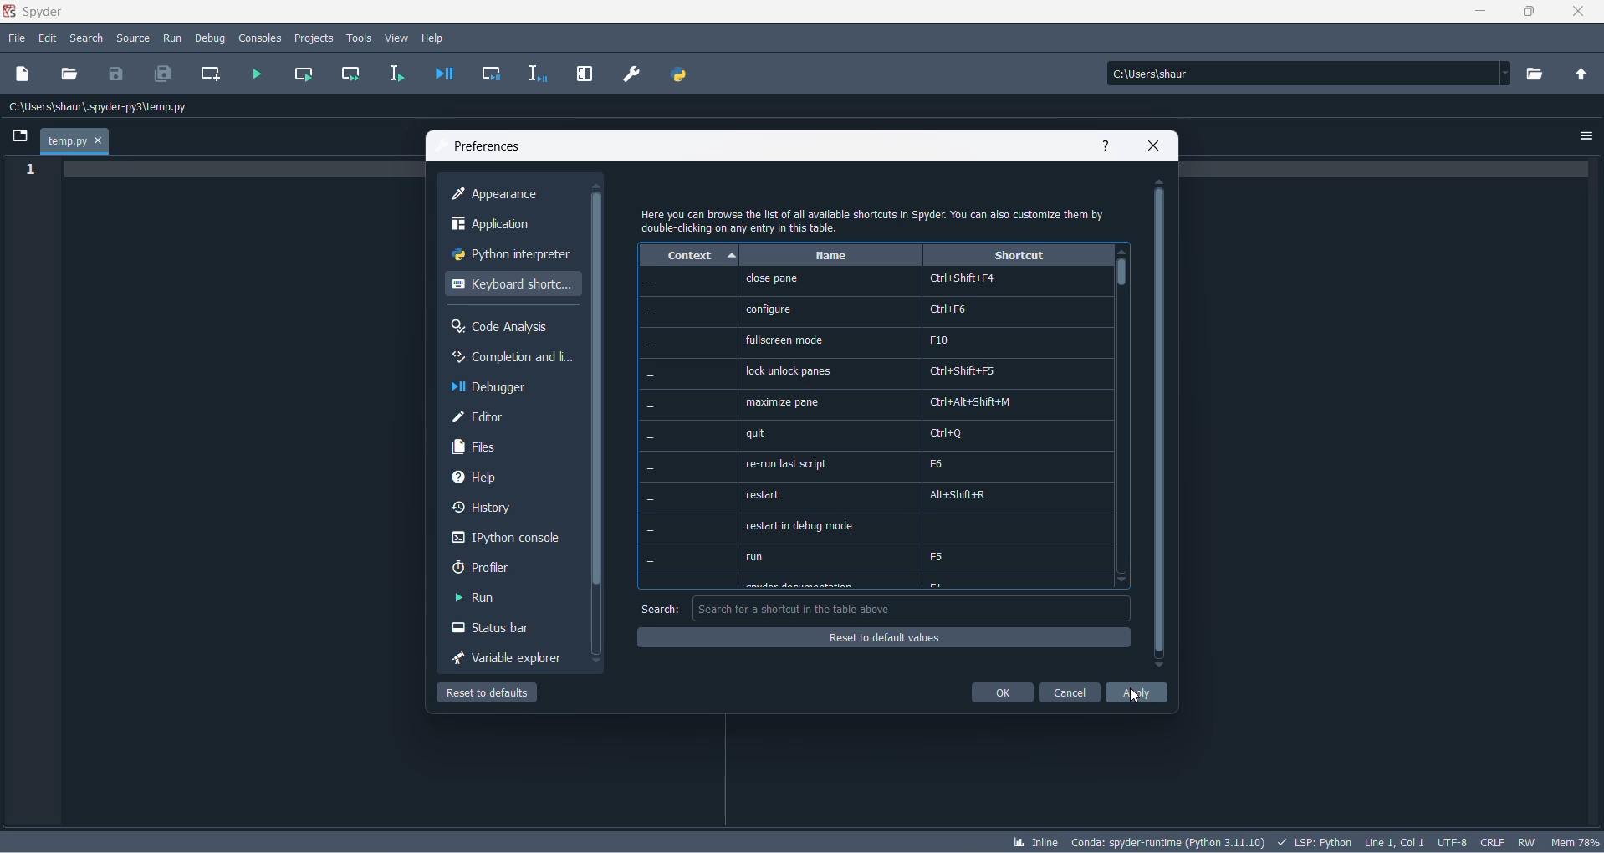 The image size is (1604, 853). Describe the element at coordinates (535, 75) in the screenshot. I see `debug selection` at that location.